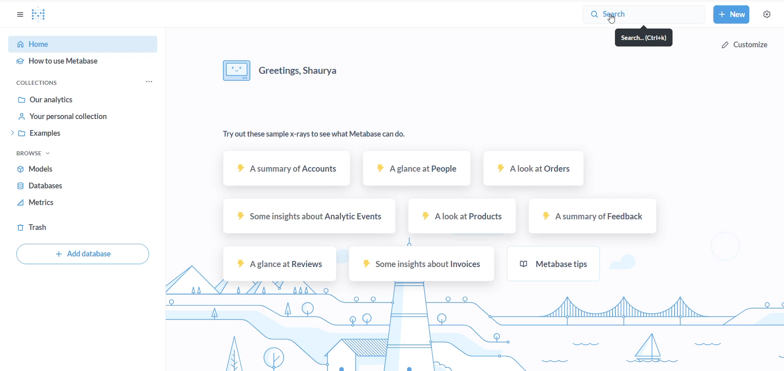  Describe the element at coordinates (19, 16) in the screenshot. I see `show/hide side bar` at that location.